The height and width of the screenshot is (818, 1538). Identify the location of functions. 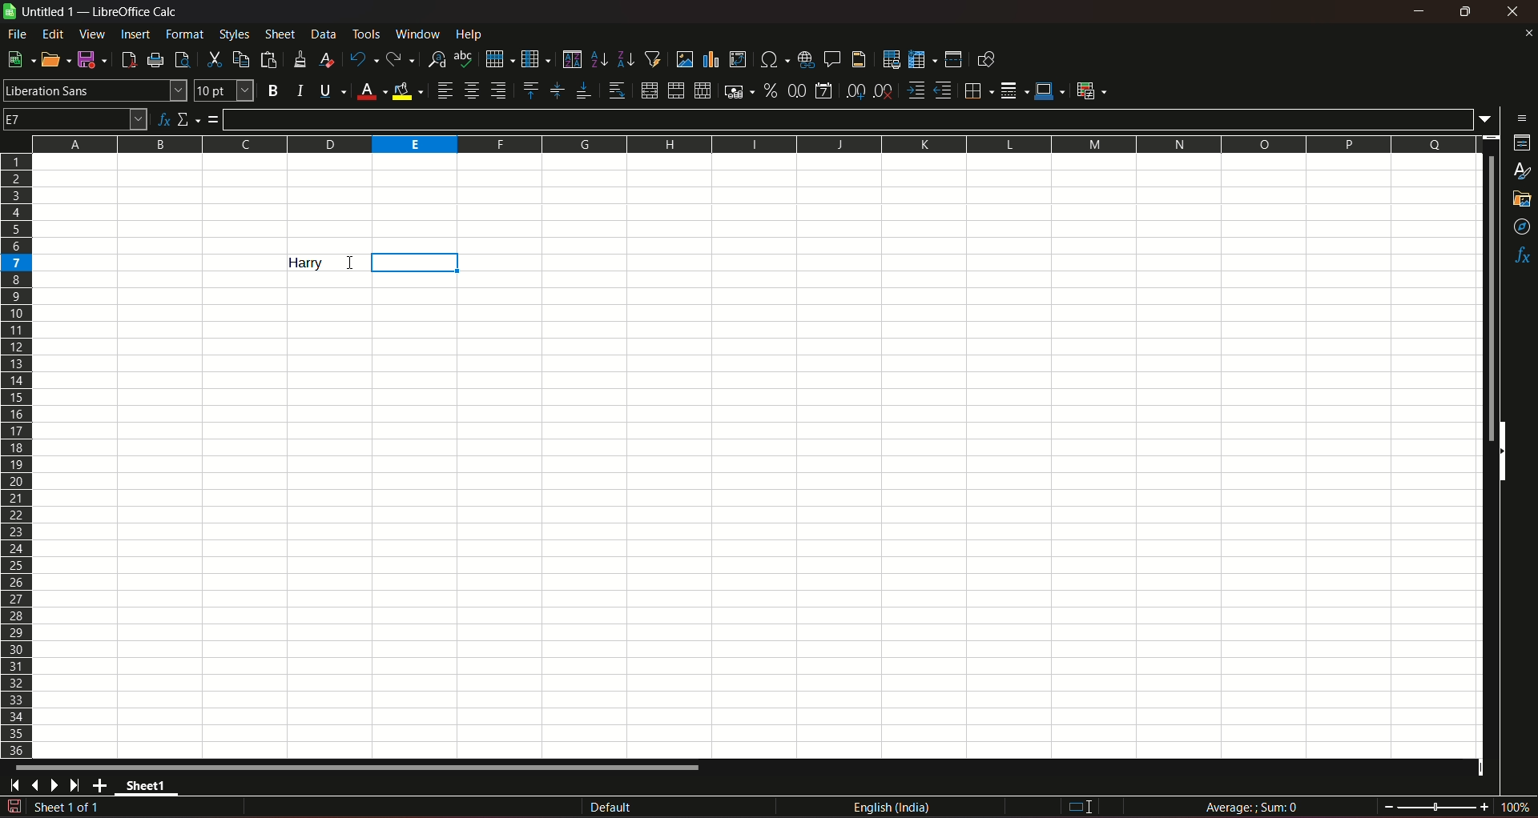
(1522, 257).